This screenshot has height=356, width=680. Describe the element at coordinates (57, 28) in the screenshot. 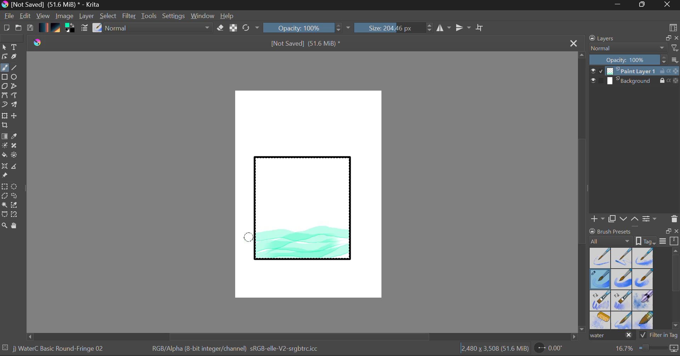

I see `Pattern` at that location.